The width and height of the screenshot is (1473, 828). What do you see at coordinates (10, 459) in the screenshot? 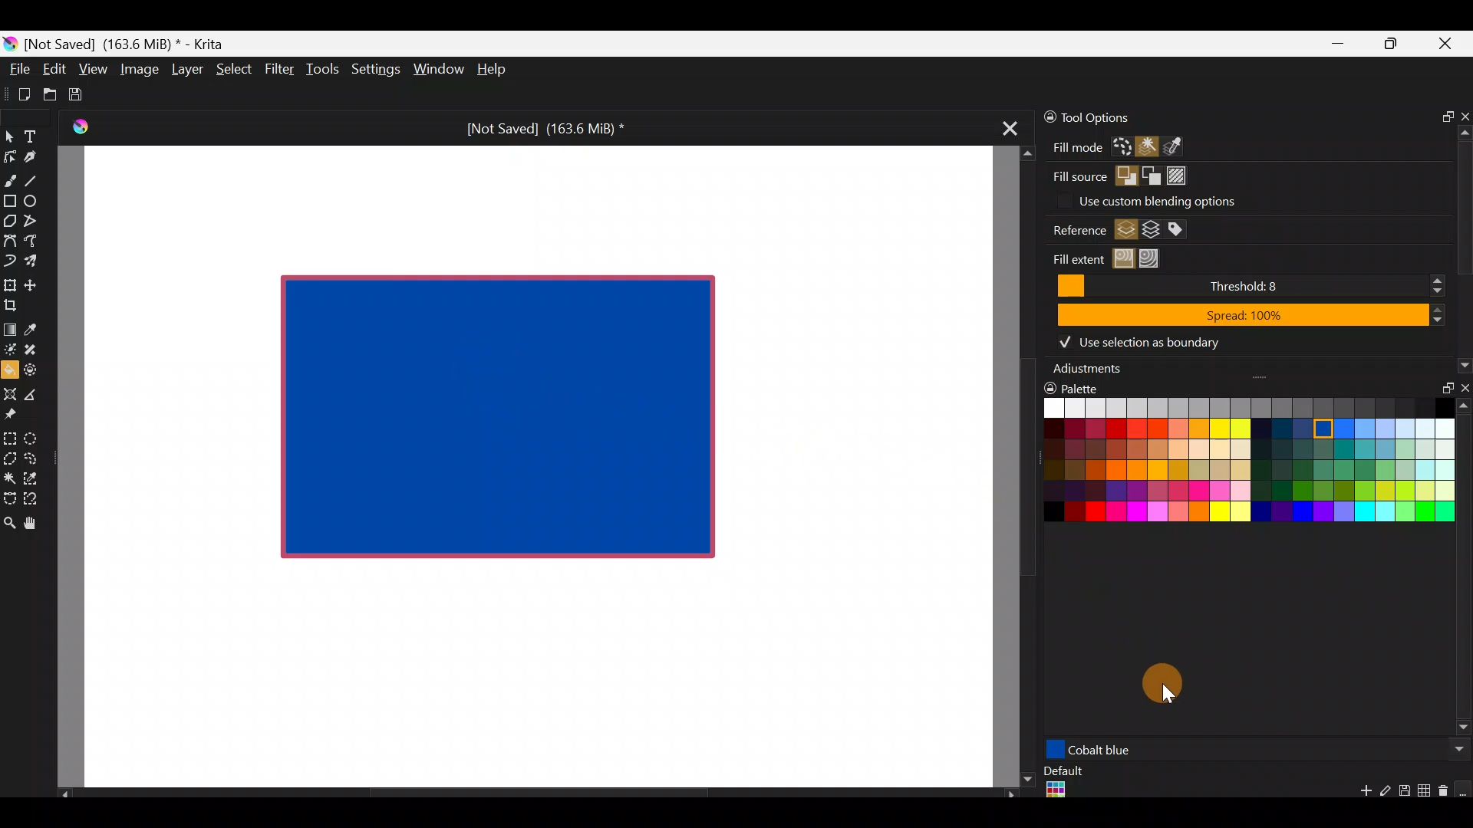
I see `Polygonal section tool` at bounding box center [10, 459].